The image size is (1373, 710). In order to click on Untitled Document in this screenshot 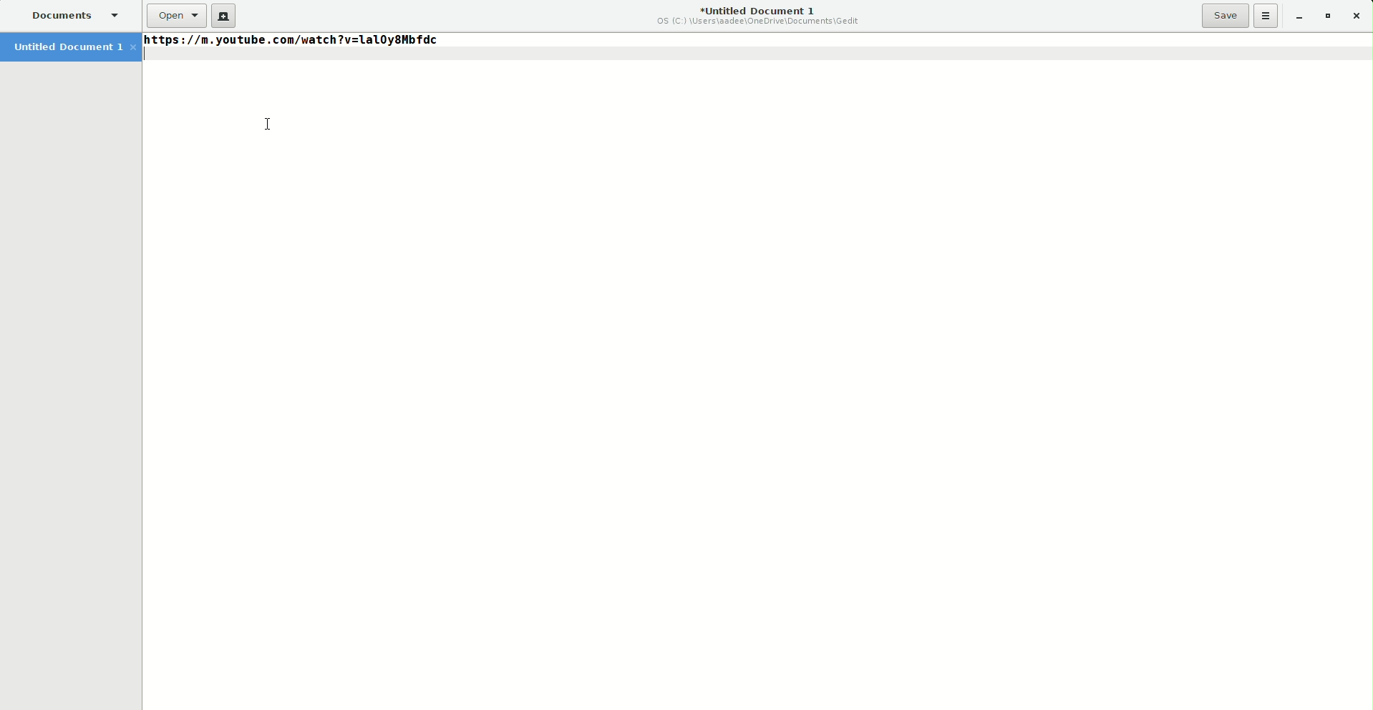, I will do `click(70, 48)`.